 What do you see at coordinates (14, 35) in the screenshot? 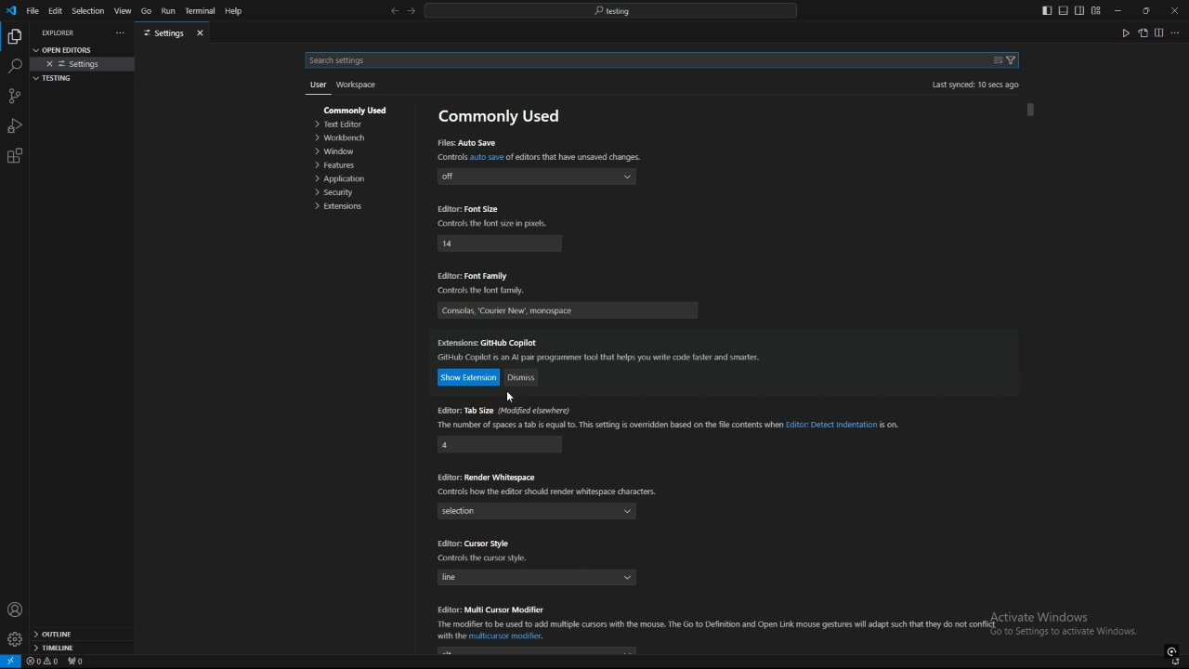
I see `explore` at bounding box center [14, 35].